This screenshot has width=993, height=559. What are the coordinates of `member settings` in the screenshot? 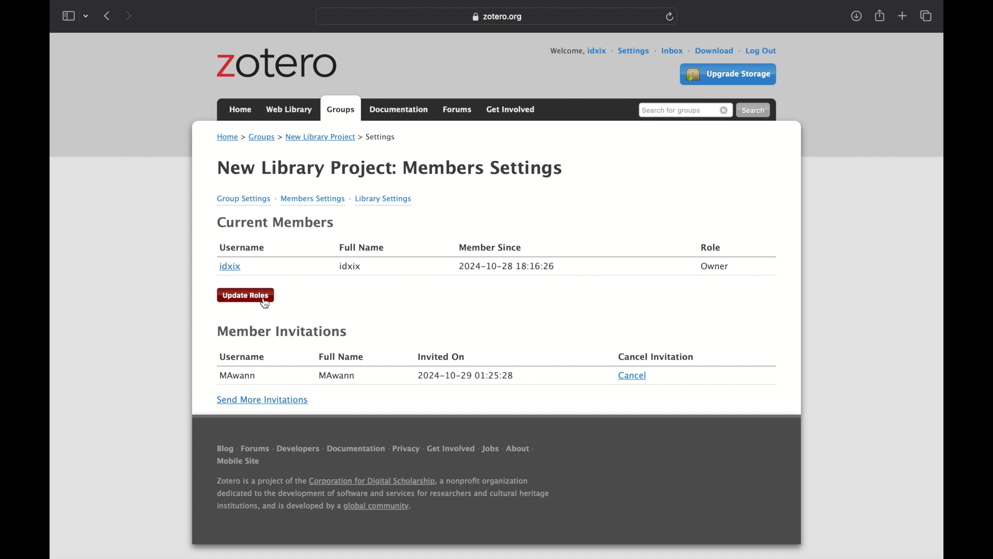 It's located at (316, 199).